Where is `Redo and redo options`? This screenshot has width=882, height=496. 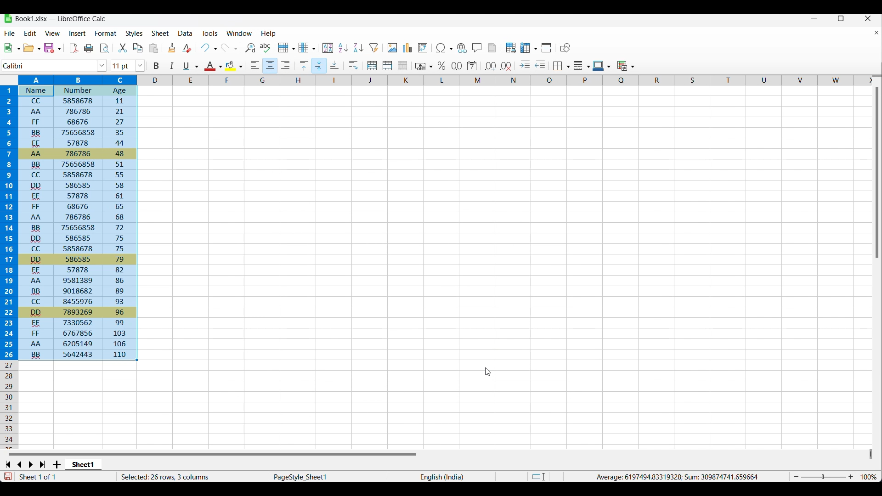
Redo and redo options is located at coordinates (230, 47).